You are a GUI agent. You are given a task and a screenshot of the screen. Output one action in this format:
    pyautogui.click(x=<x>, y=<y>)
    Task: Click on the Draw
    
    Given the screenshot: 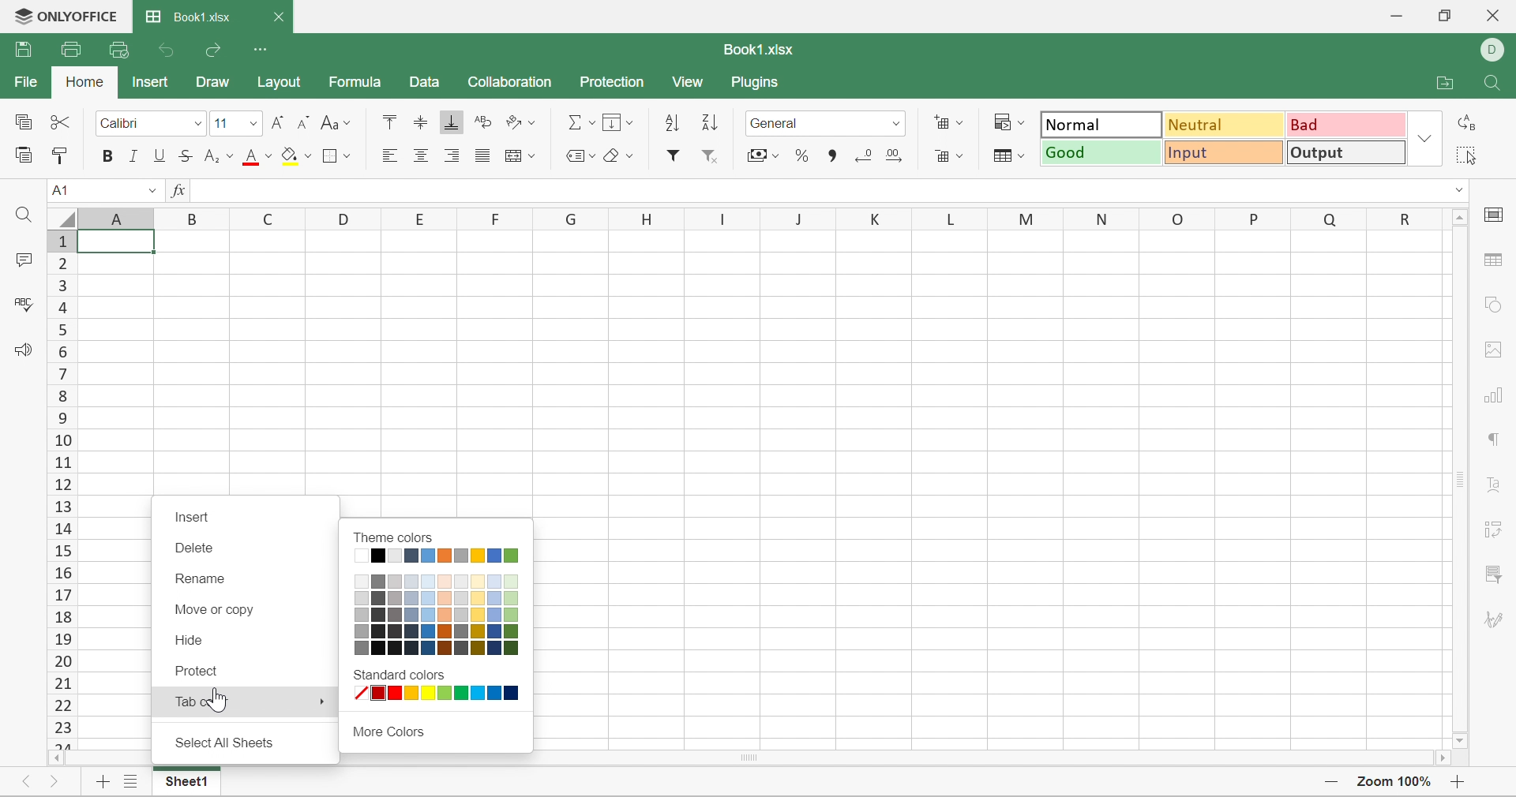 What is the action you would take?
    pyautogui.click(x=213, y=81)
    